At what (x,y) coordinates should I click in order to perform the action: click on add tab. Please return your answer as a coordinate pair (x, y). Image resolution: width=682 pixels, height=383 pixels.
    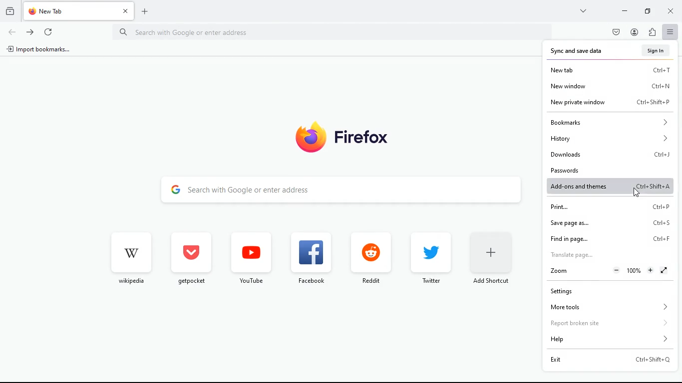
    Looking at the image, I should click on (146, 12).